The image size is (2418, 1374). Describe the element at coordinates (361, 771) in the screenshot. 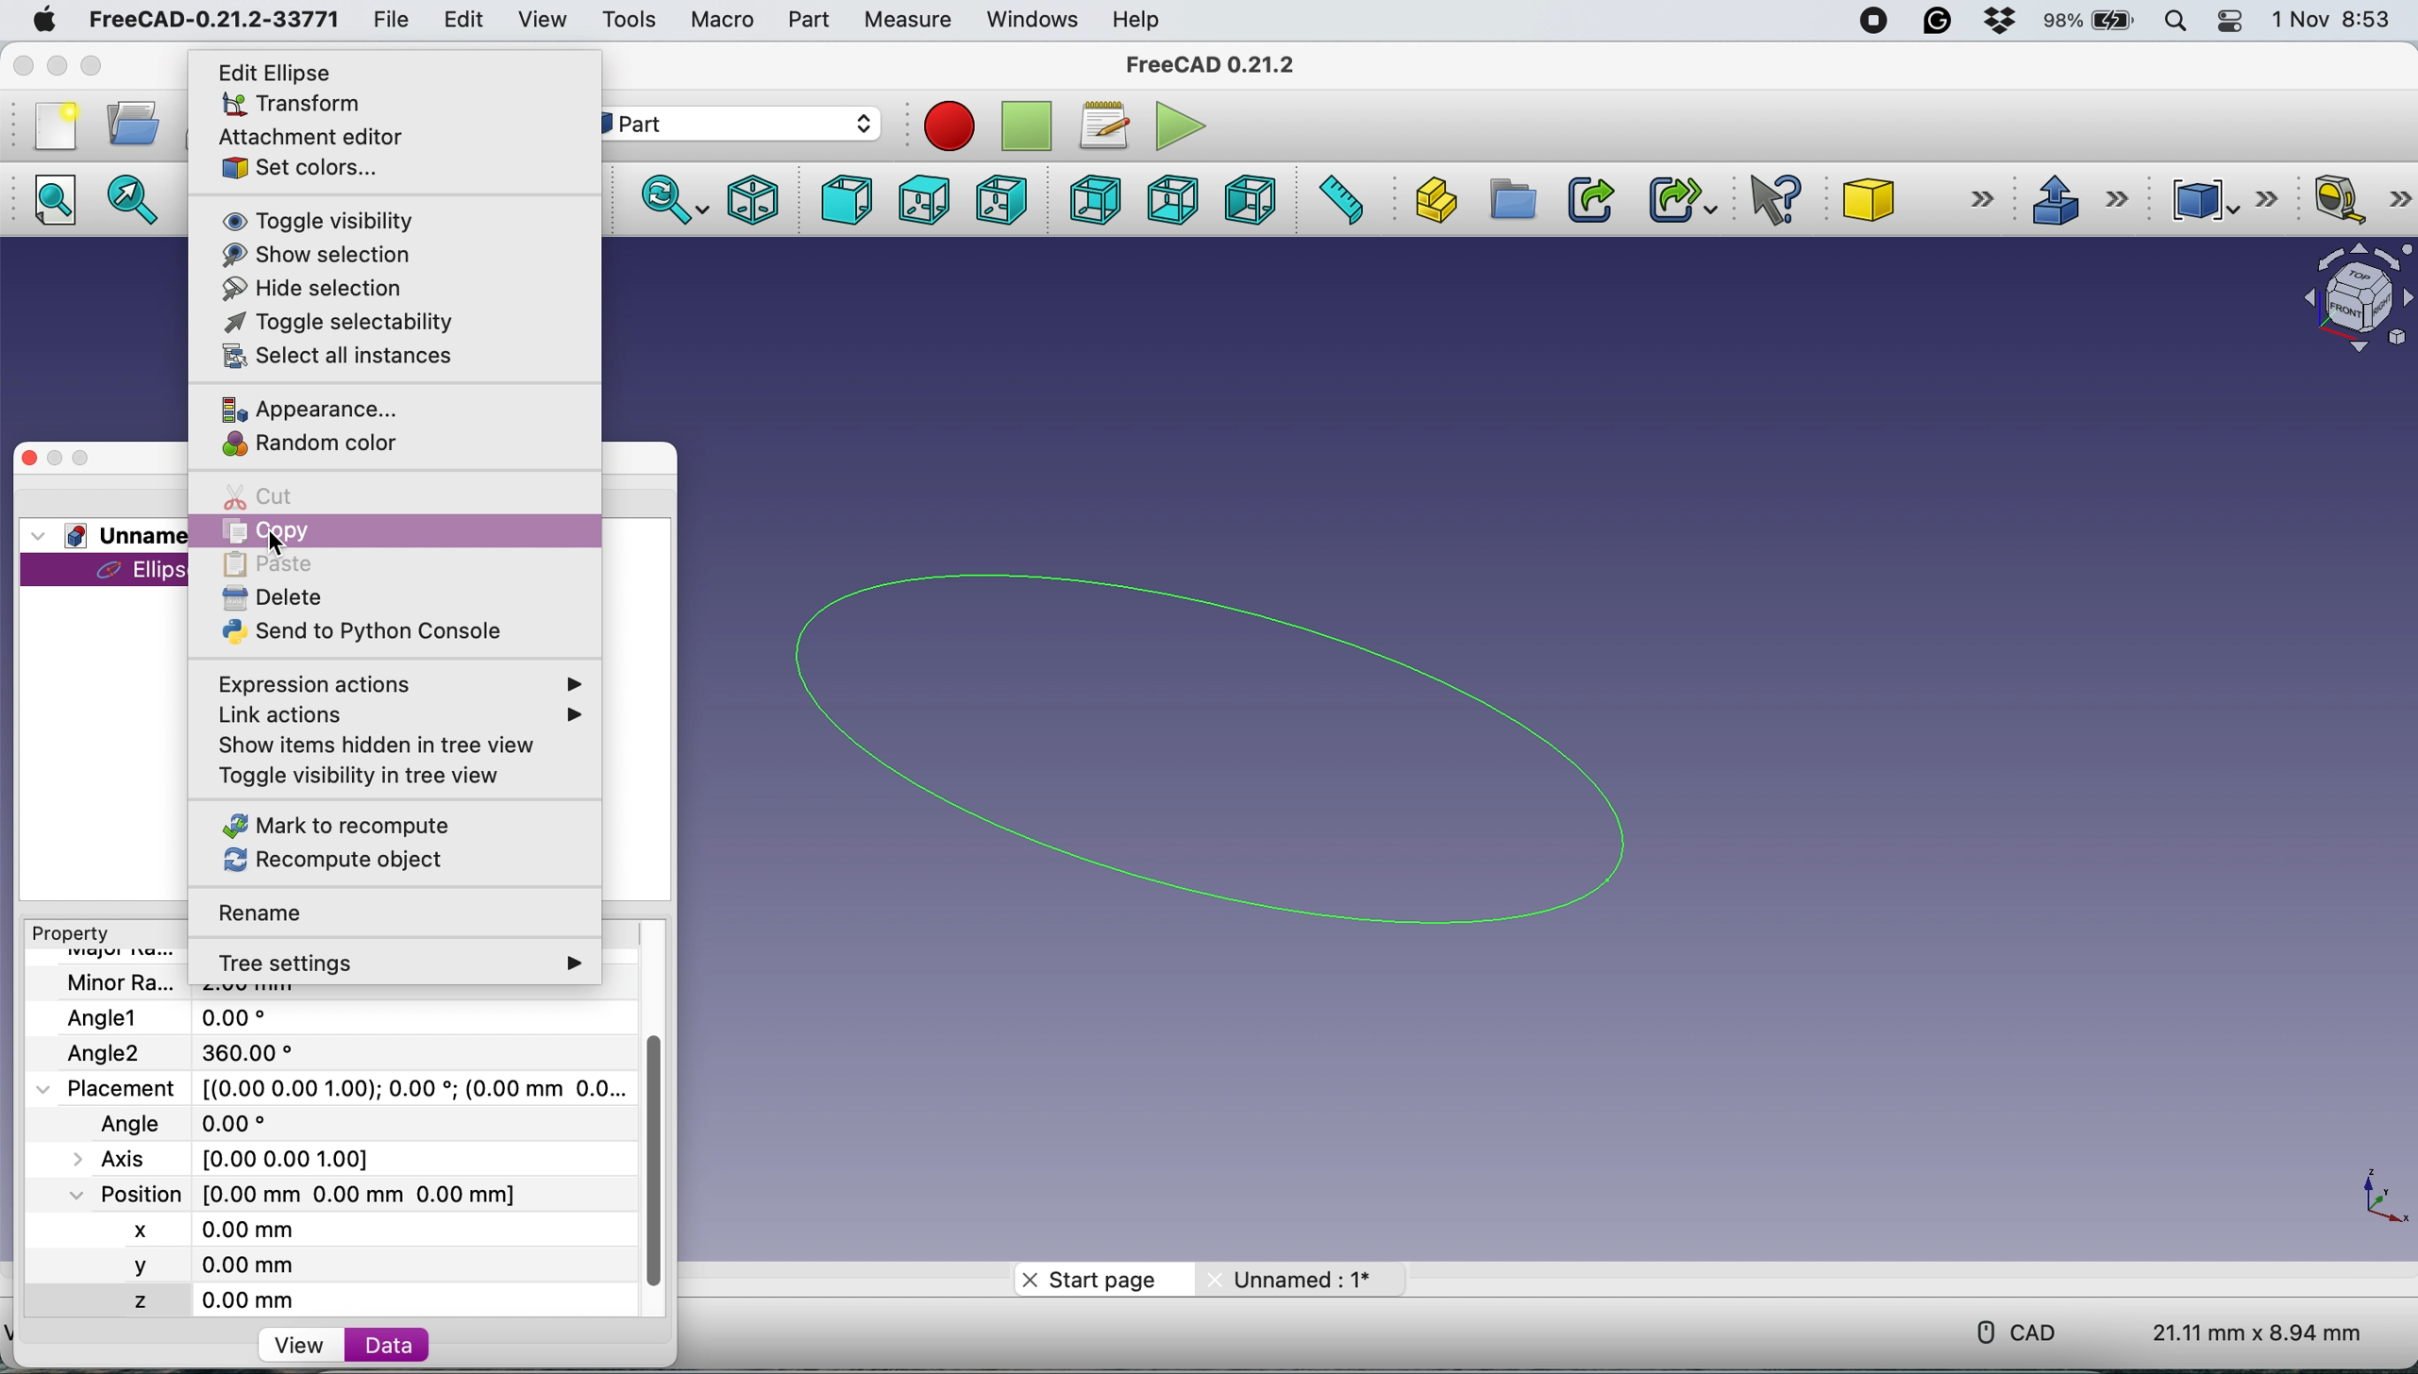

I see `toggle visibility in tree view` at that location.